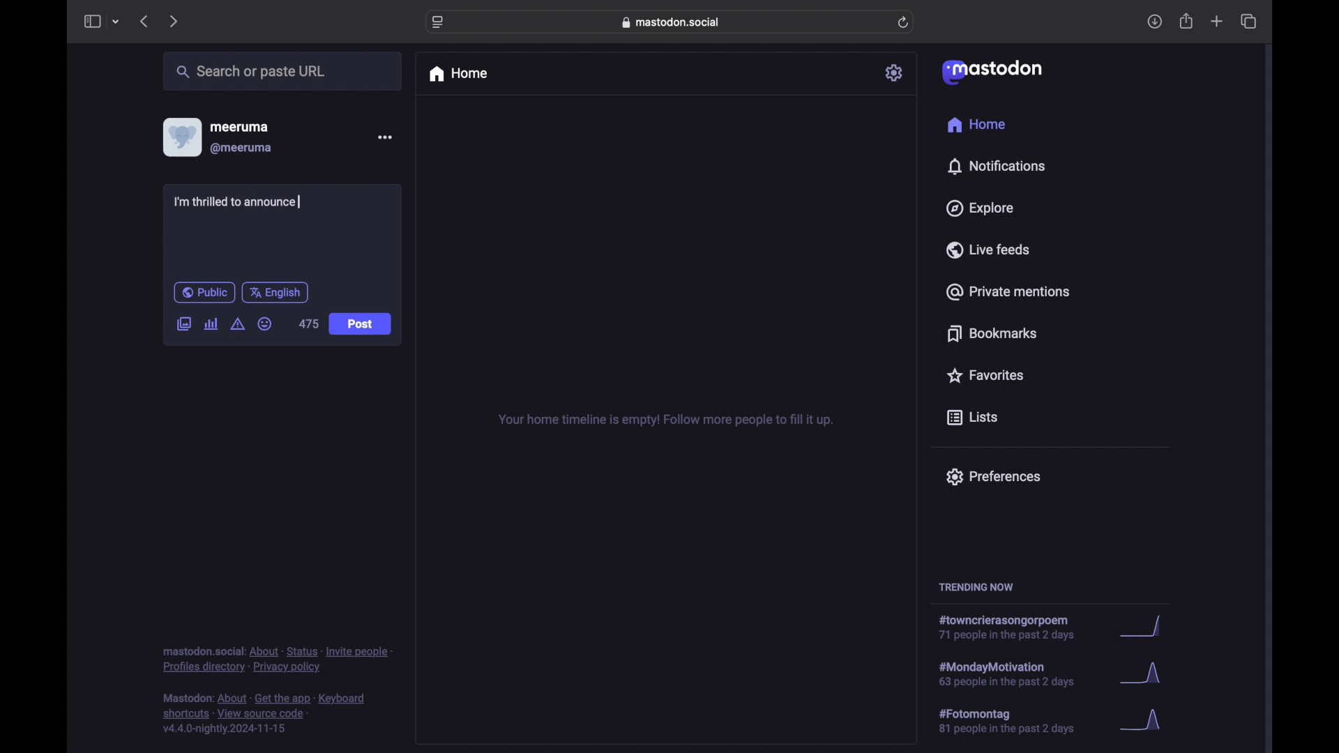  Describe the element at coordinates (264, 714) in the screenshot. I see `footnote` at that location.